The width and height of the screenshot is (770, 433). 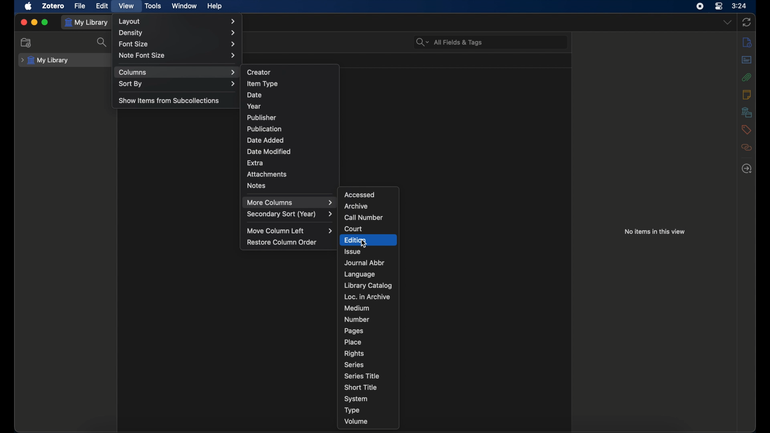 What do you see at coordinates (282, 243) in the screenshot?
I see `restore column order` at bounding box center [282, 243].